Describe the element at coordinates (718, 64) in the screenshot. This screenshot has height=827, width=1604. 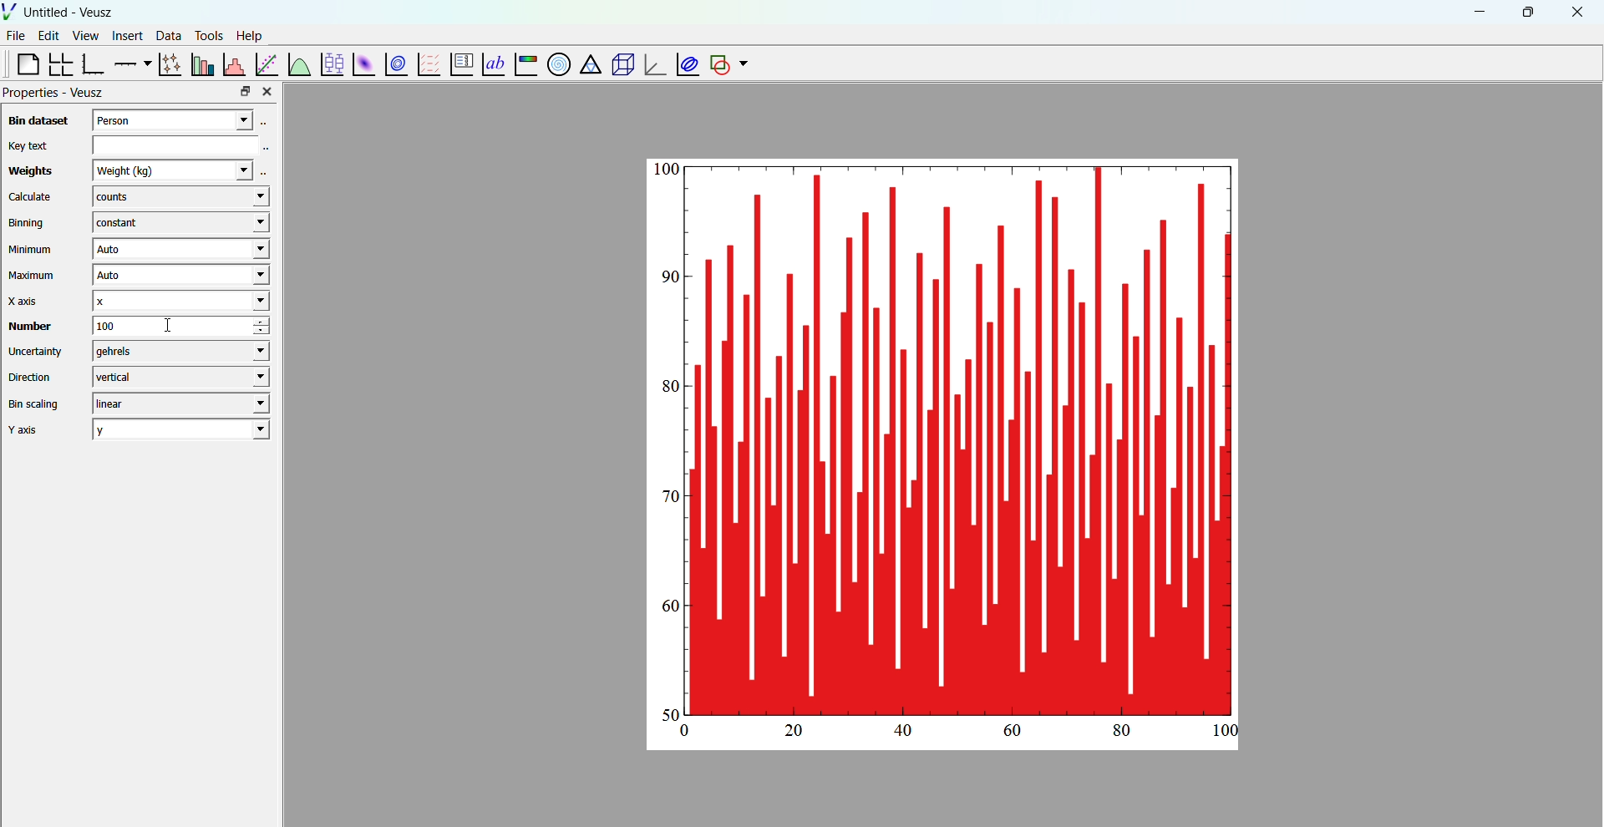
I see `add a shape to the plot` at that location.